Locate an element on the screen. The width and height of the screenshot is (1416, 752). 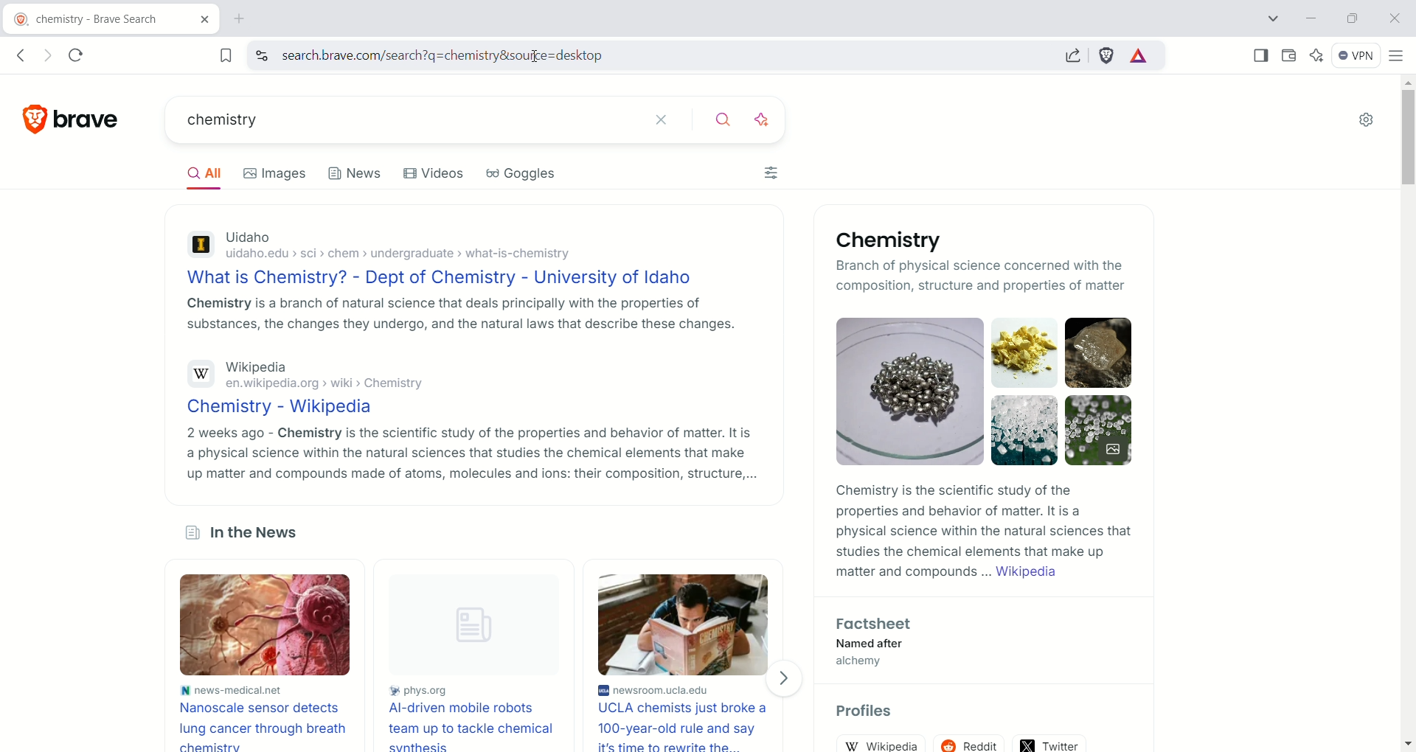
uidaho logo is located at coordinates (199, 247).